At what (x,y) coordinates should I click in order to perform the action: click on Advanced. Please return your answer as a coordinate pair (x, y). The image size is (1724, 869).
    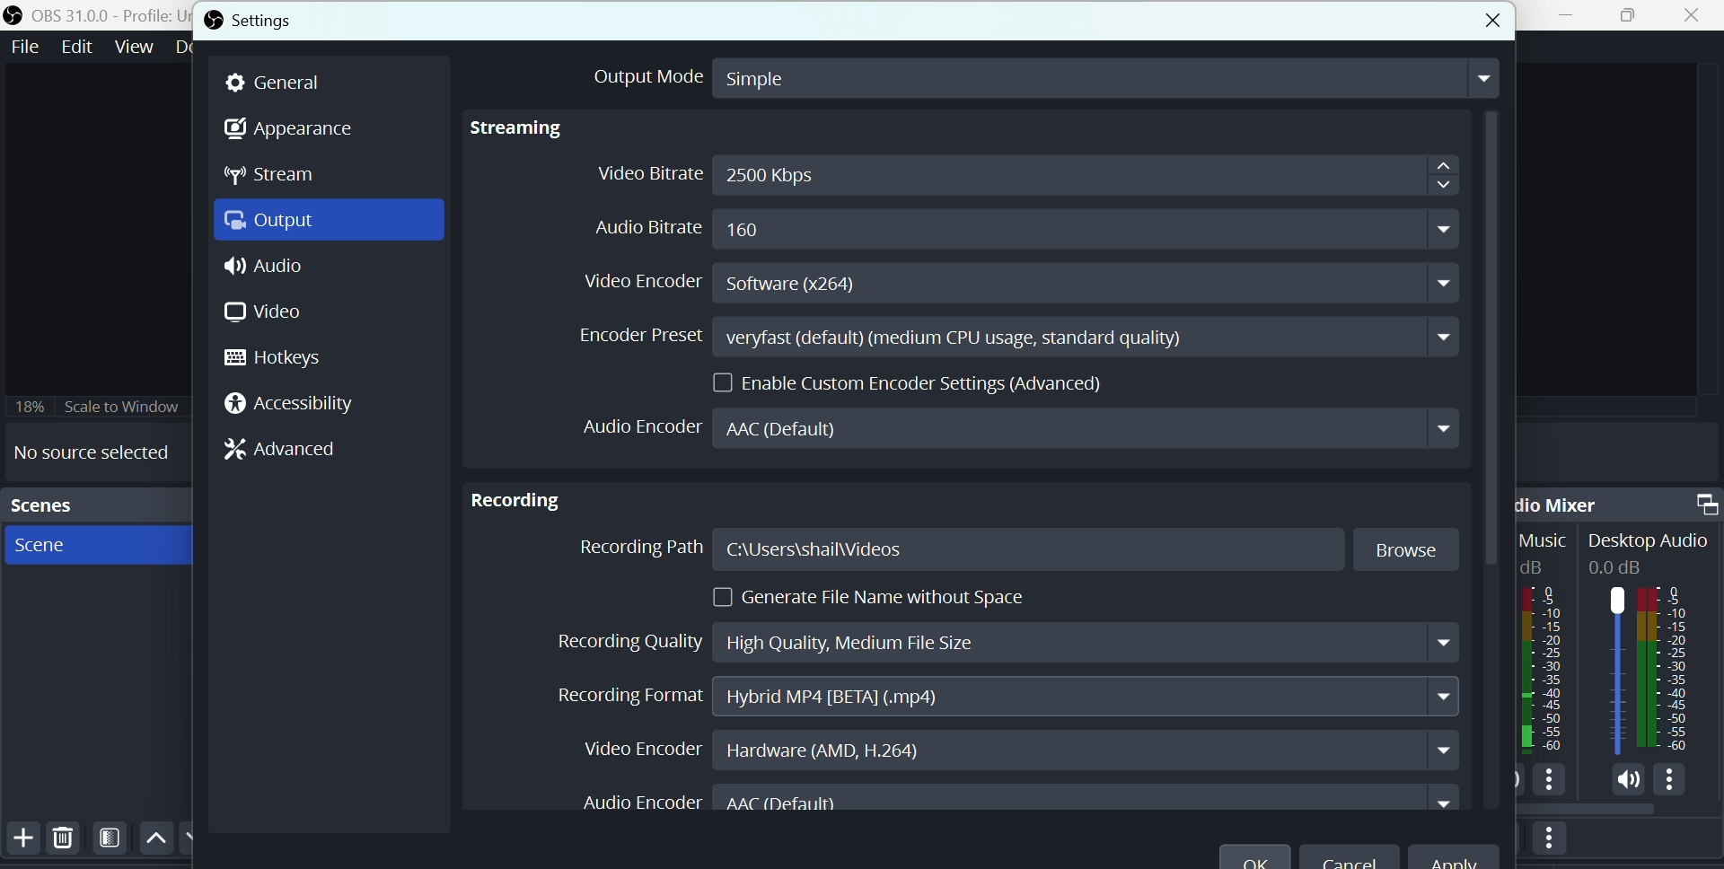
    Looking at the image, I should click on (285, 449).